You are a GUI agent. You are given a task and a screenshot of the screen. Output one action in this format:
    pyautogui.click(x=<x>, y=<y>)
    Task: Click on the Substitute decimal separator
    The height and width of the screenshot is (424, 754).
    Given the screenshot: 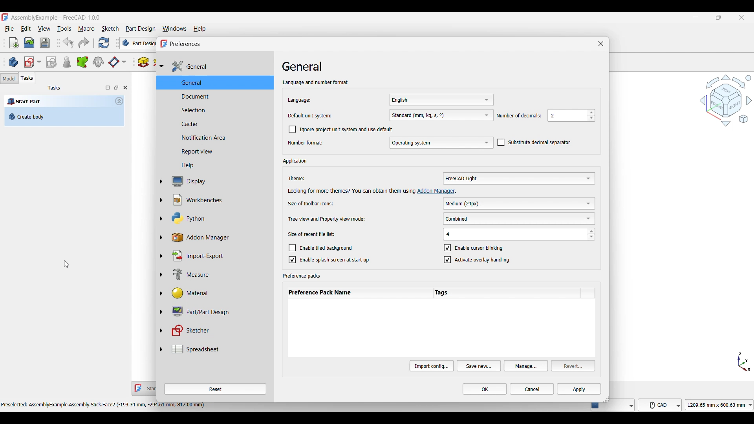 What is the action you would take?
    pyautogui.click(x=534, y=143)
    